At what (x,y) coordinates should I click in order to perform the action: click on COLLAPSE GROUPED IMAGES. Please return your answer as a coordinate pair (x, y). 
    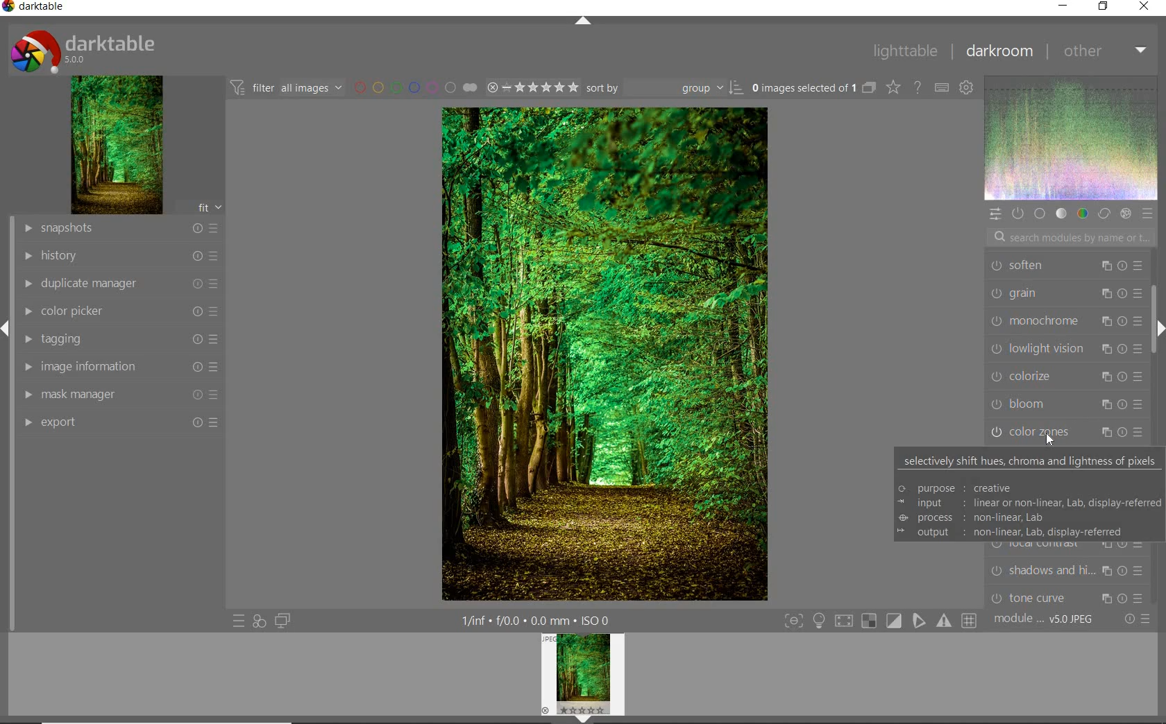
    Looking at the image, I should click on (870, 87).